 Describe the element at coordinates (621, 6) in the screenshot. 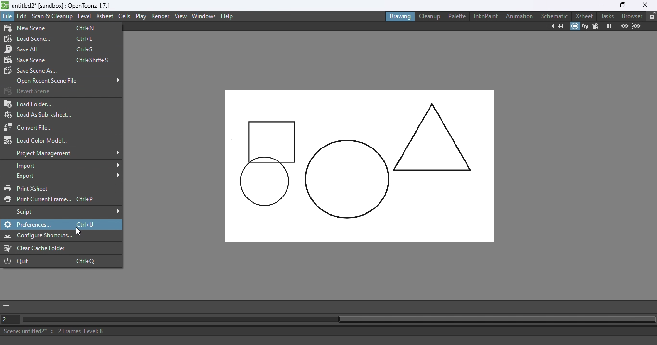

I see `Maximize` at that location.